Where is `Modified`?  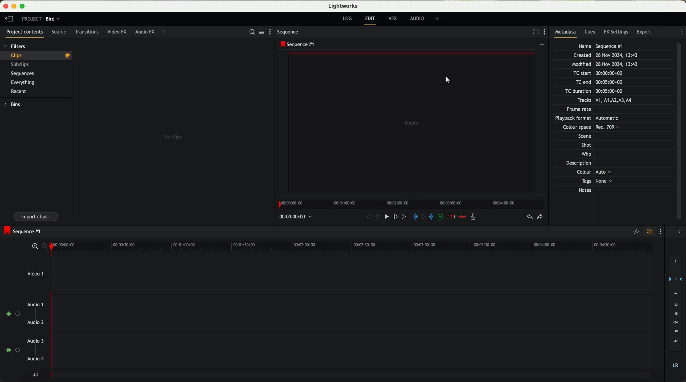 Modified is located at coordinates (613, 63).